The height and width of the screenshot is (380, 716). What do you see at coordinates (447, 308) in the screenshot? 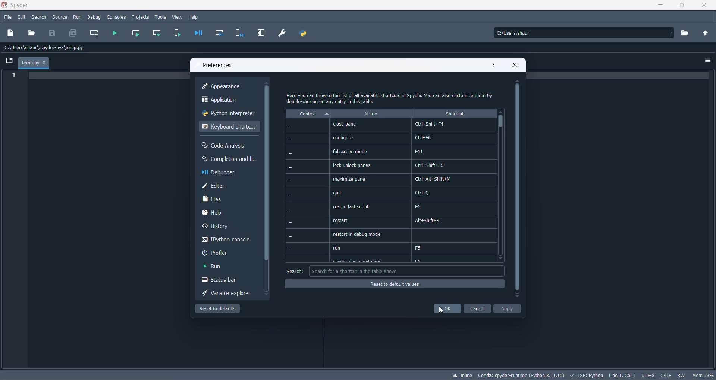
I see `ok` at bounding box center [447, 308].